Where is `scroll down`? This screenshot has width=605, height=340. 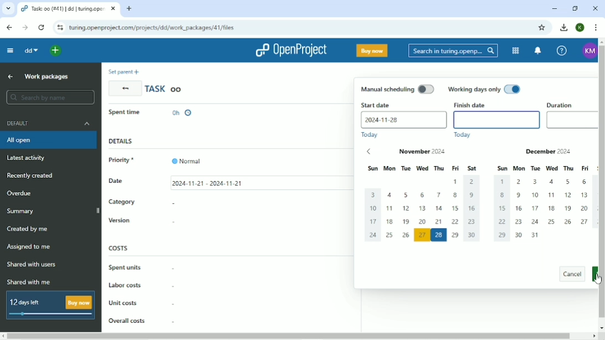
scroll down is located at coordinates (601, 327).